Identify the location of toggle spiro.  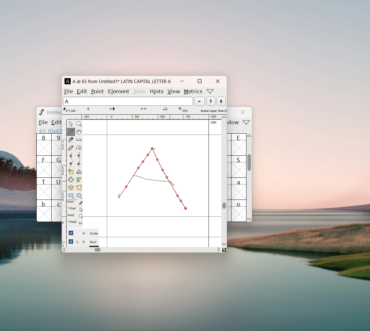
(79, 148).